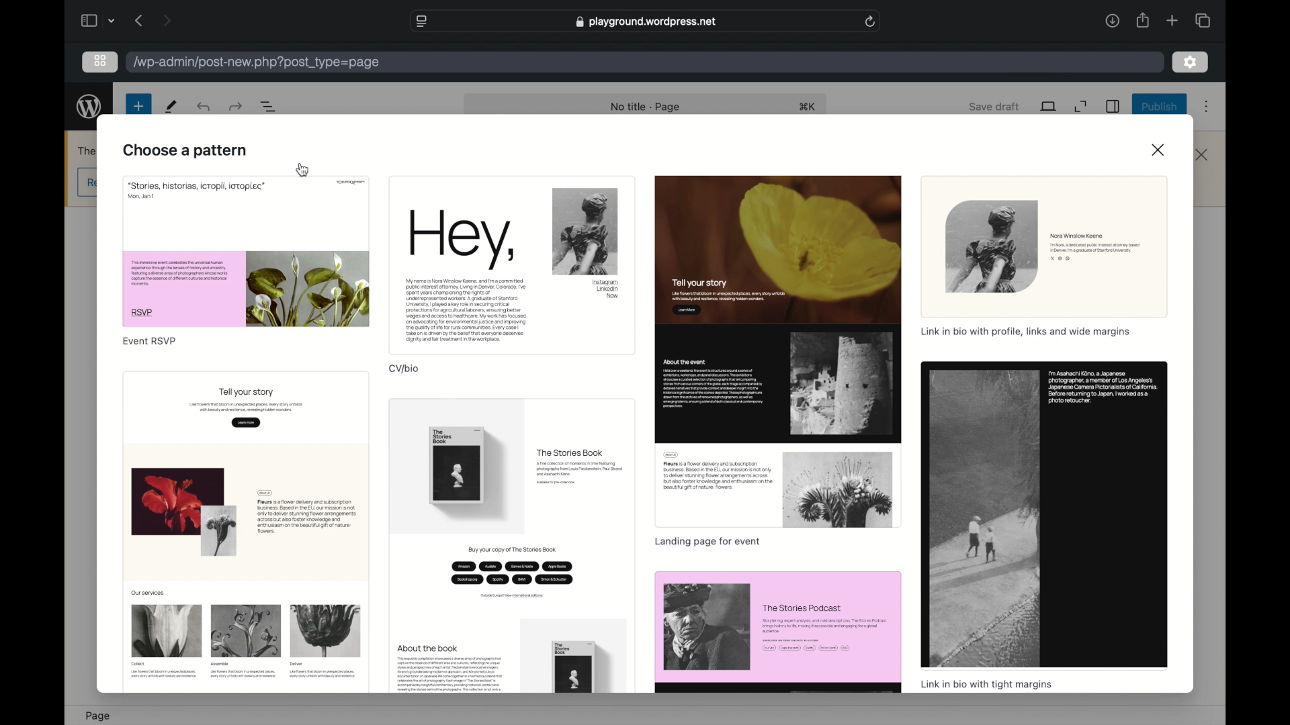 This screenshot has height=725, width=1290. Describe the element at coordinates (88, 151) in the screenshot. I see `obscure text` at that location.